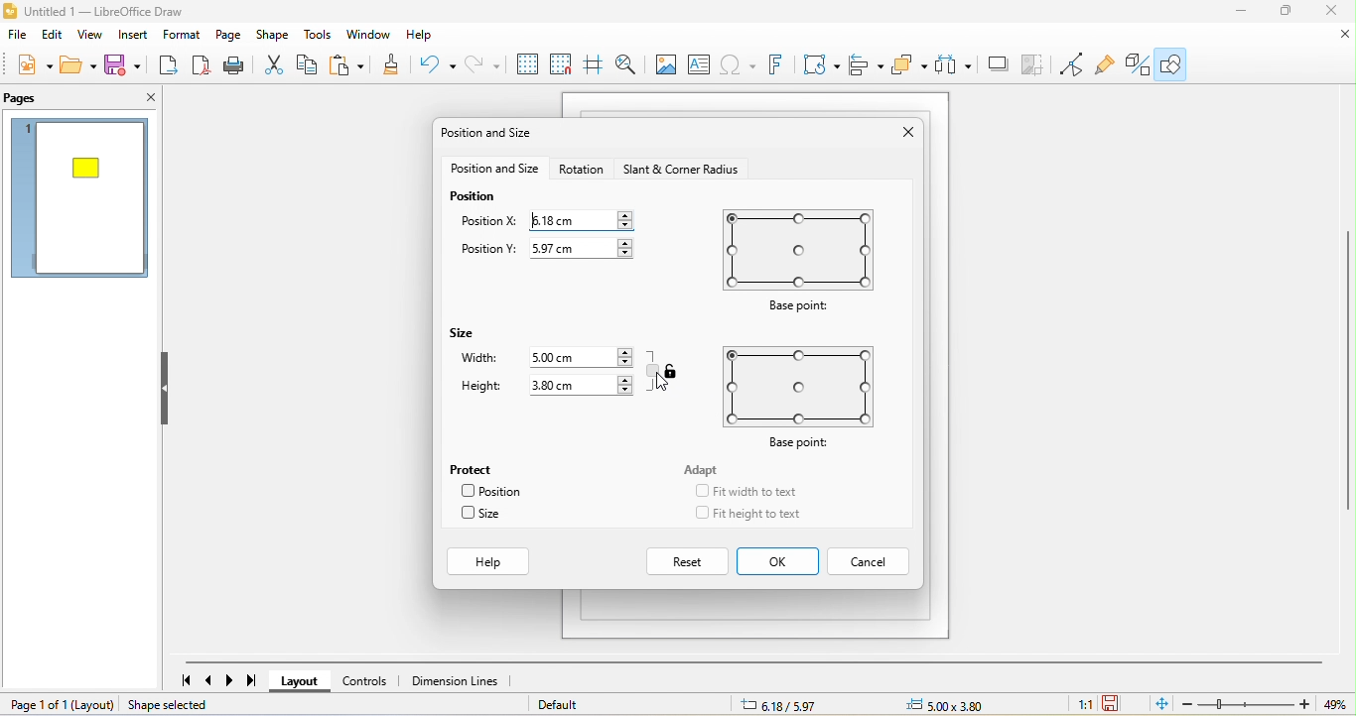 Image resolution: width=1356 pixels, height=716 pixels. I want to click on pags, so click(26, 99).